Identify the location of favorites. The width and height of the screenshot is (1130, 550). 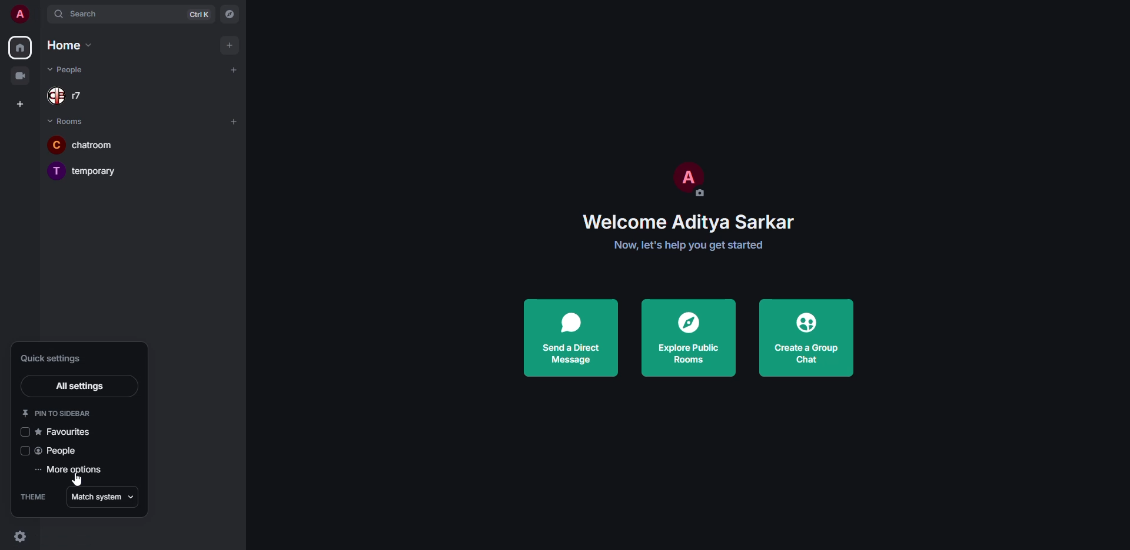
(65, 432).